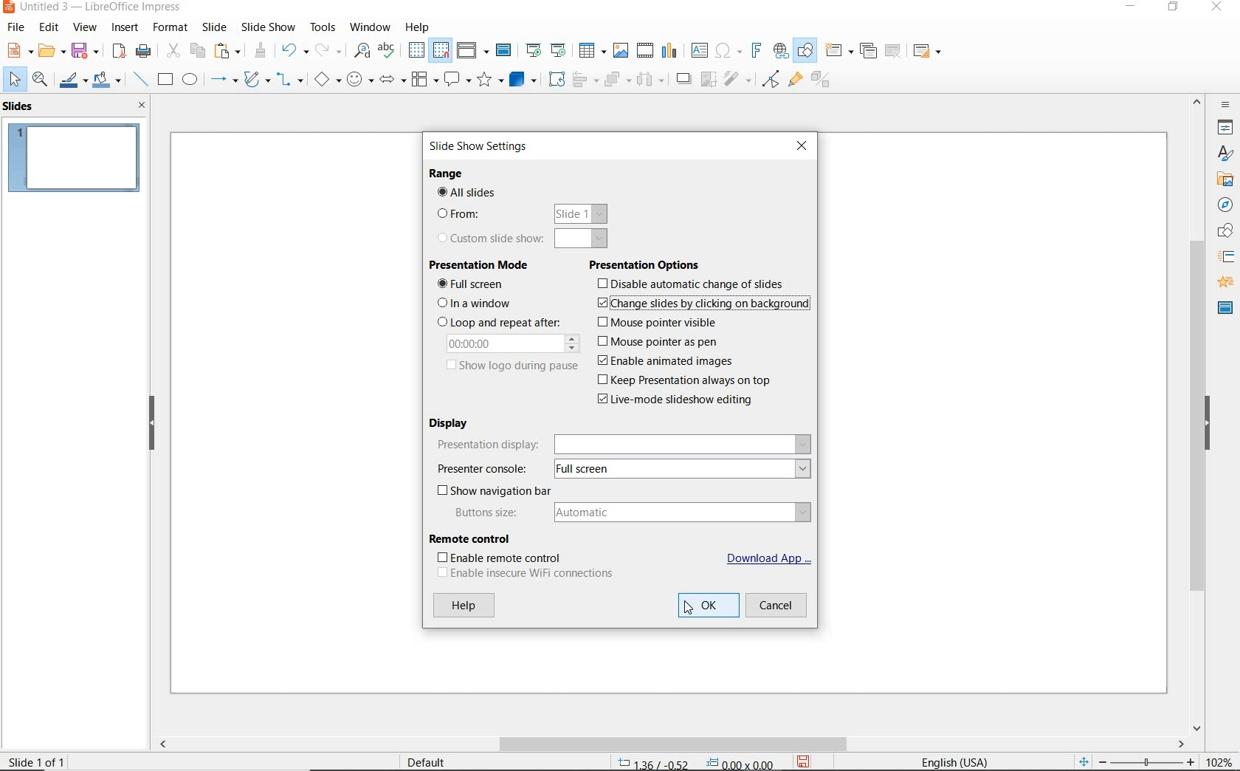 The width and height of the screenshot is (1240, 771). What do you see at coordinates (87, 50) in the screenshot?
I see `SAVE` at bounding box center [87, 50].